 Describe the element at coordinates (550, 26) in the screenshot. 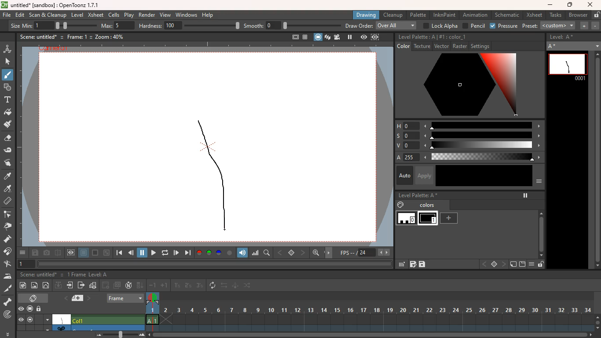

I see `preset:` at that location.